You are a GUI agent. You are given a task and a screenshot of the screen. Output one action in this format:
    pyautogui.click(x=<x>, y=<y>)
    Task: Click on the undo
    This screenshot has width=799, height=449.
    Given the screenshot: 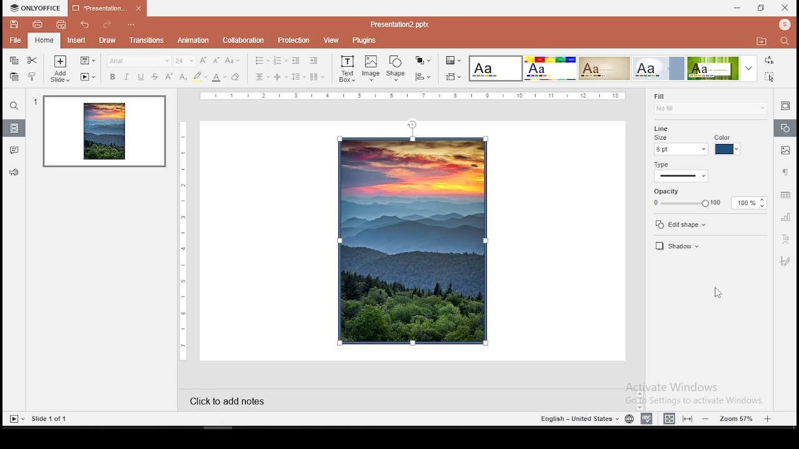 What is the action you would take?
    pyautogui.click(x=84, y=26)
    